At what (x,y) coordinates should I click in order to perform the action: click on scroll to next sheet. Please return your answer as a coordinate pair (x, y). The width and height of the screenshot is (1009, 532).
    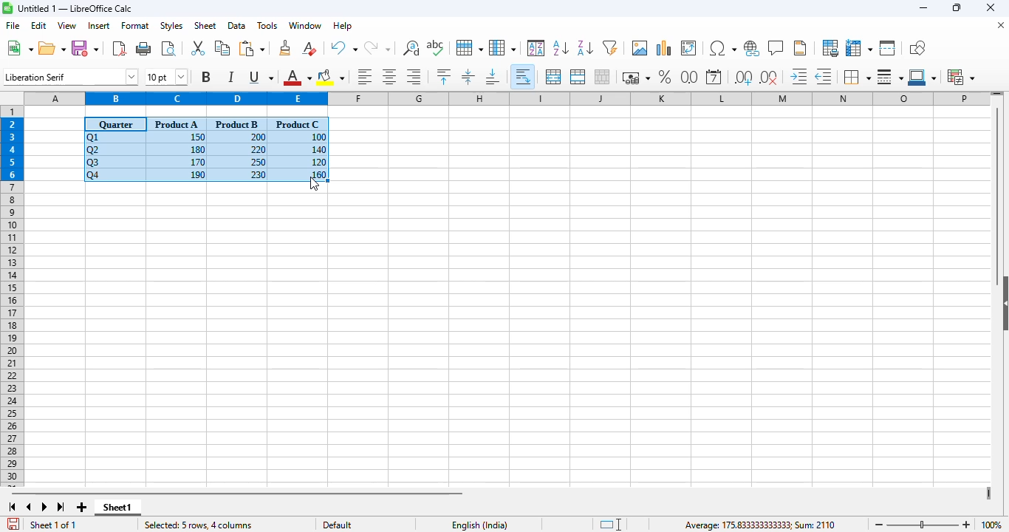
    Looking at the image, I should click on (44, 507).